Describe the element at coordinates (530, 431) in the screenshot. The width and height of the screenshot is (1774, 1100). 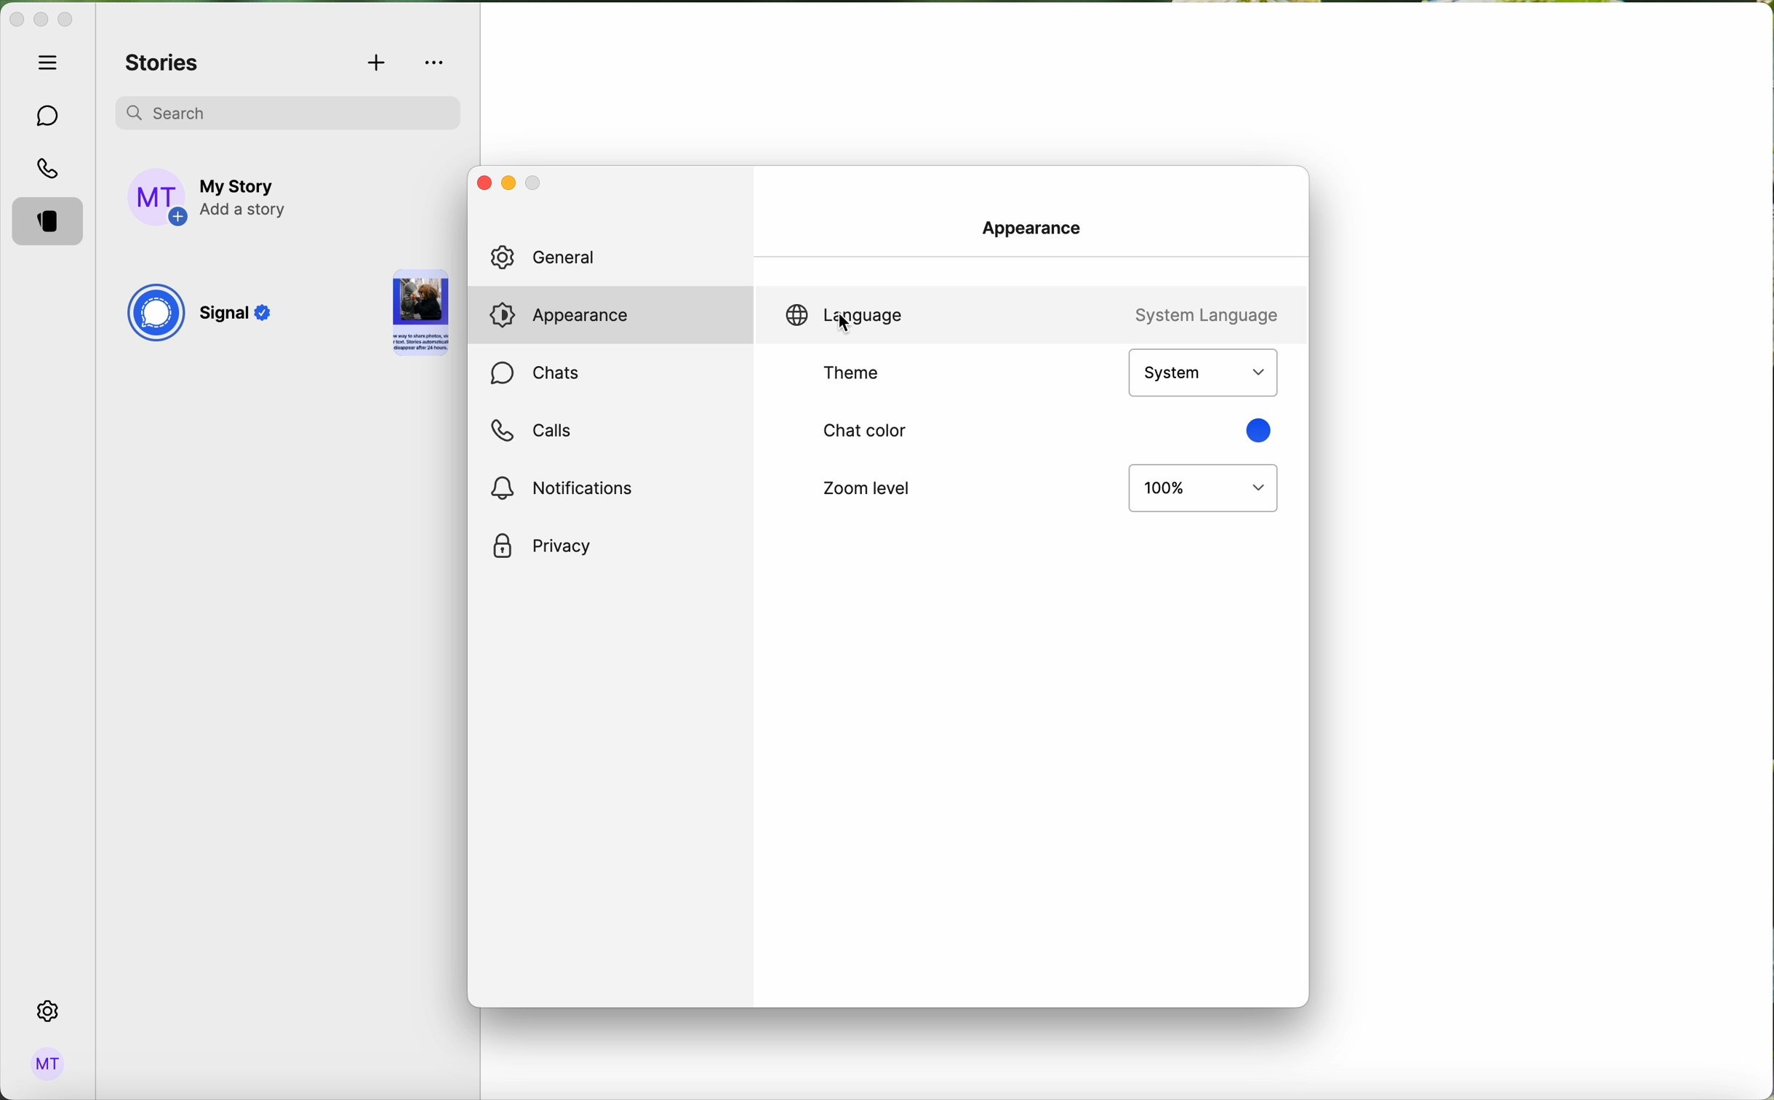
I see `calls` at that location.